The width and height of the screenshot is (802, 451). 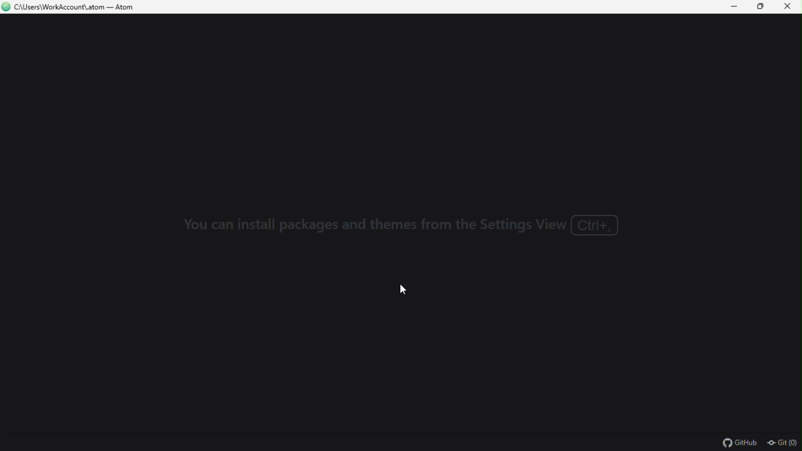 I want to click on git, so click(x=782, y=444).